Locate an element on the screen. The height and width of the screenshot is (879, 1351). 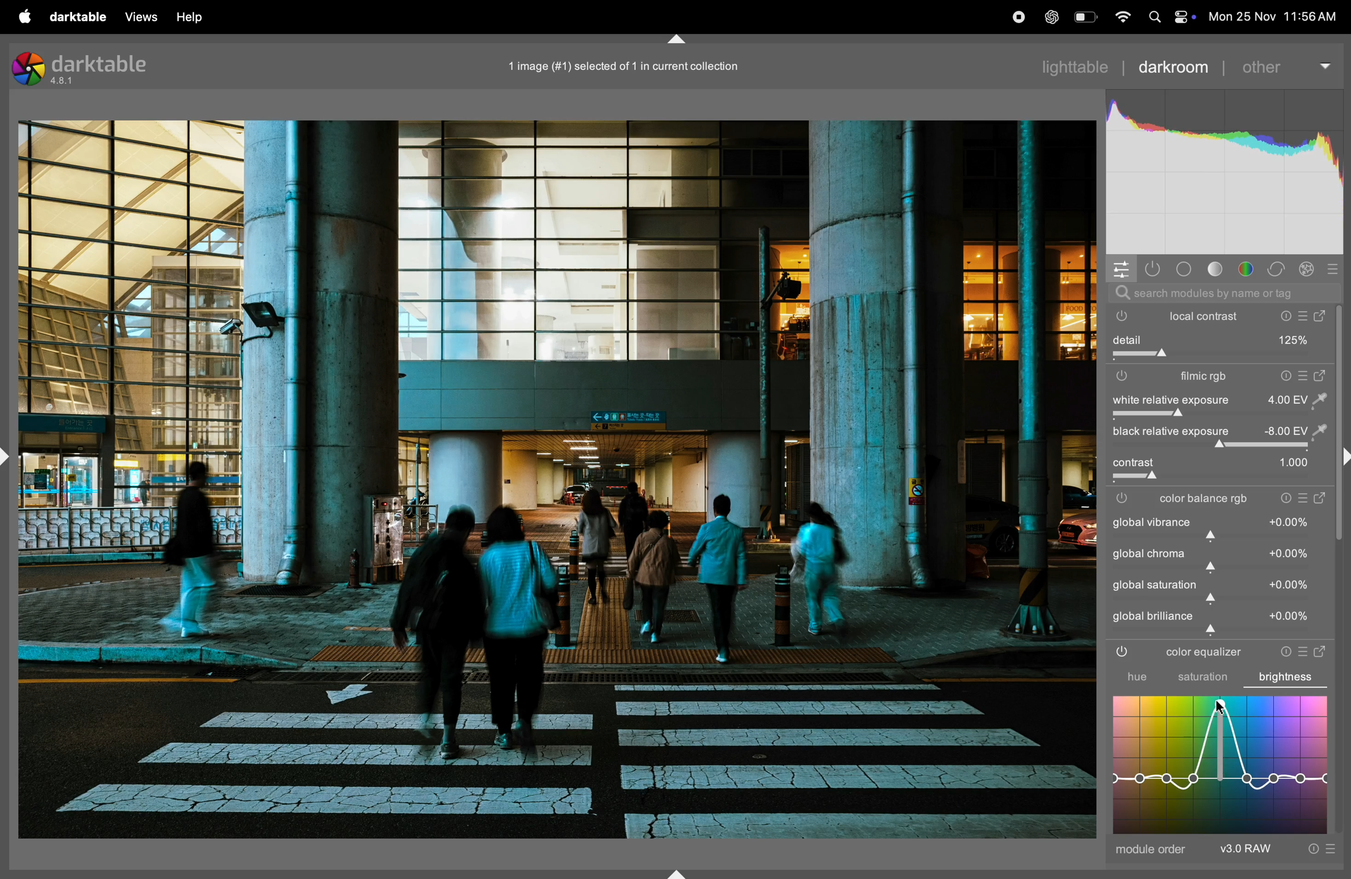
cursor is located at coordinates (1218, 709).